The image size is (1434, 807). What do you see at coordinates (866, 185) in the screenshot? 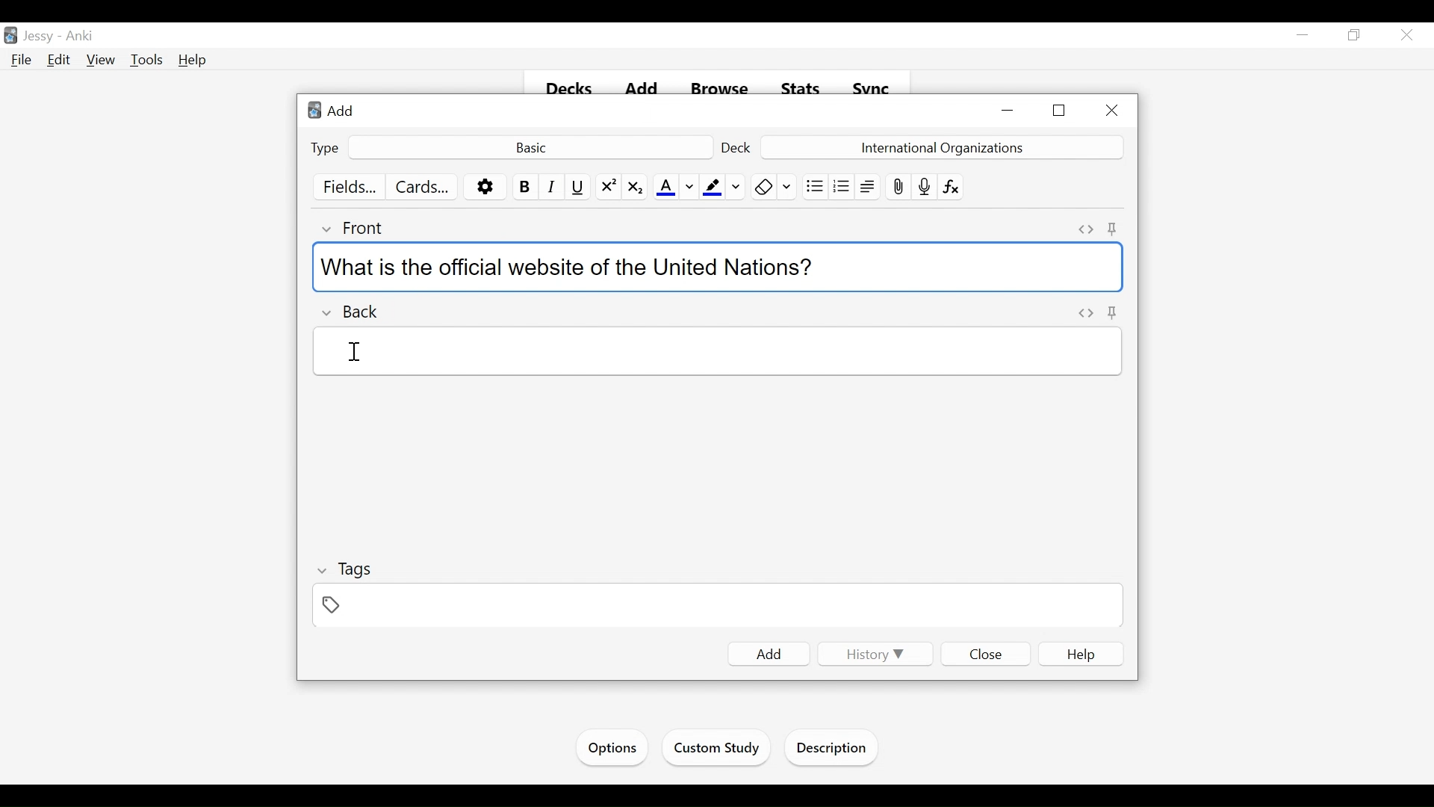
I see `Alignment` at bounding box center [866, 185].